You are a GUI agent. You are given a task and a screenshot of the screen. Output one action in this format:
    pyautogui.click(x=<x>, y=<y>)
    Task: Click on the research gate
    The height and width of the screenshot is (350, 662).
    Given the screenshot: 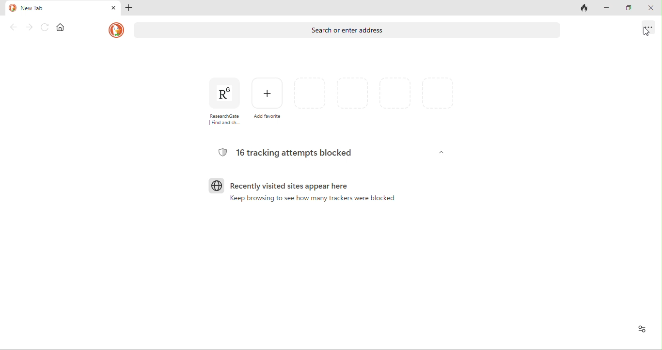 What is the action you would take?
    pyautogui.click(x=221, y=101)
    